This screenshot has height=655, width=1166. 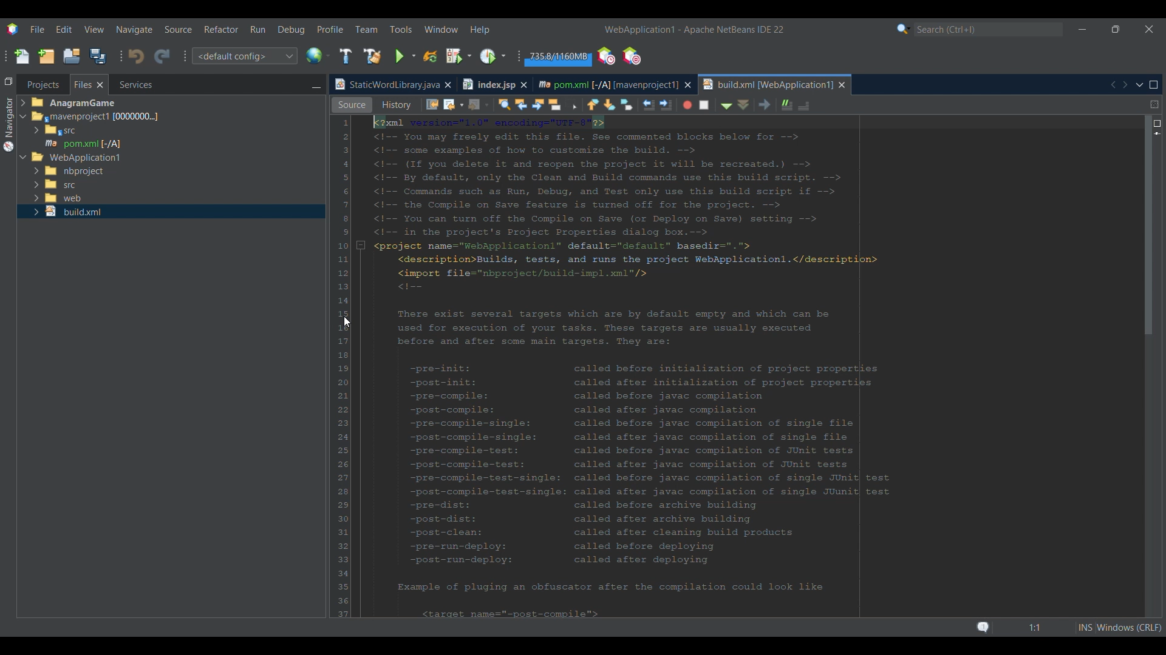 What do you see at coordinates (372, 56) in the screenshot?
I see `Clean and build main project` at bounding box center [372, 56].